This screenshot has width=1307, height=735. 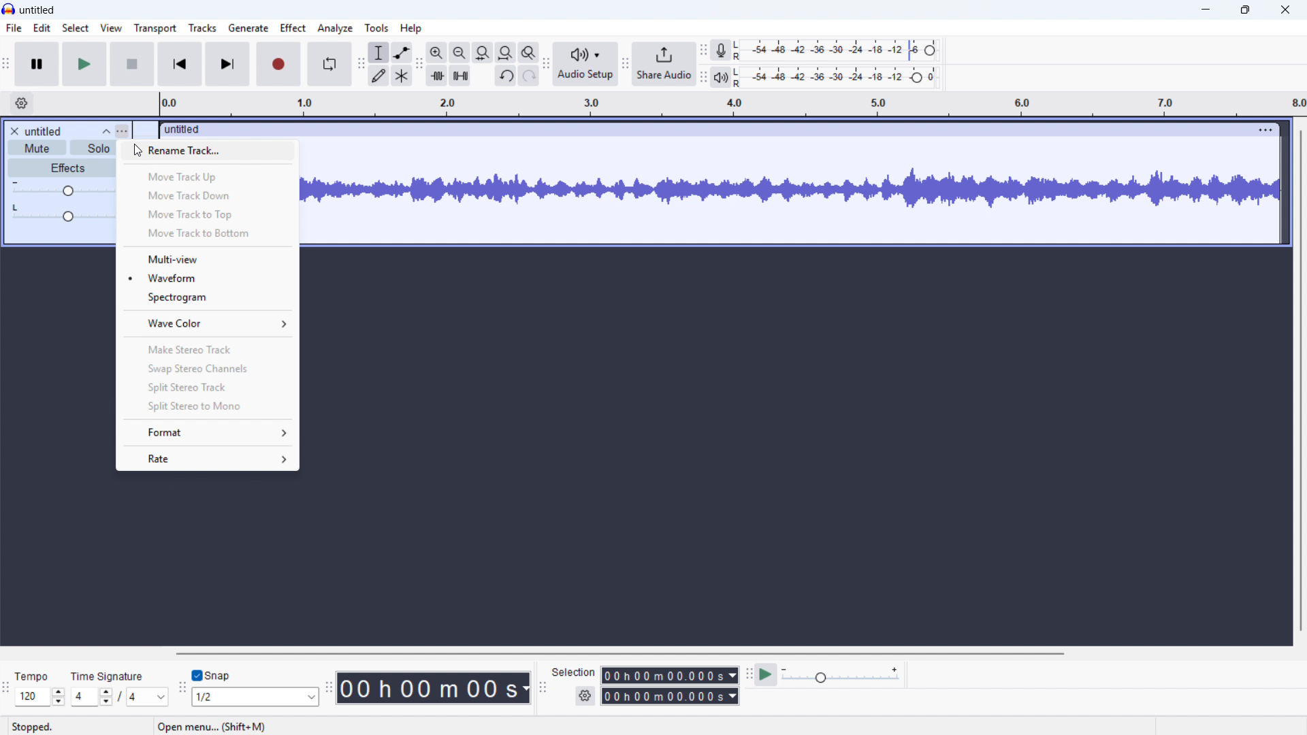 I want to click on Set snapping , so click(x=255, y=696).